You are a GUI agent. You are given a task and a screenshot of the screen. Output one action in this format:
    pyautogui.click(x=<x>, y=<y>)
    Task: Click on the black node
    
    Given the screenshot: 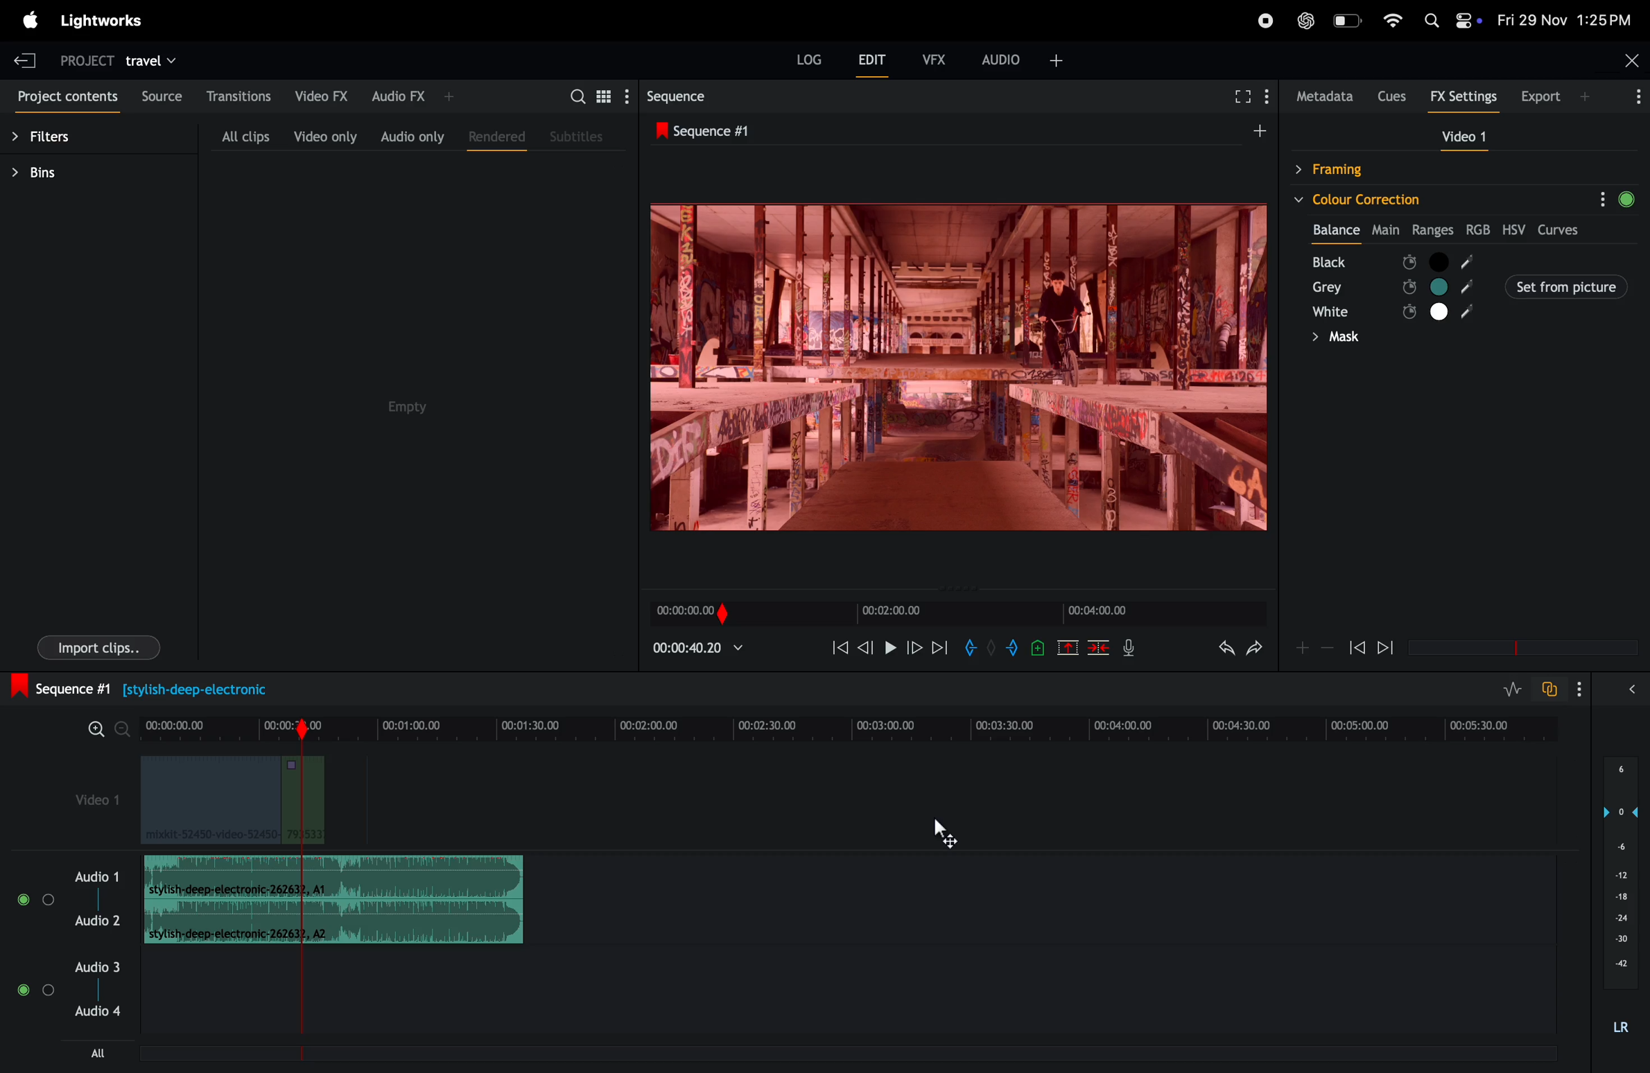 What is the action you would take?
    pyautogui.click(x=1516, y=261)
    